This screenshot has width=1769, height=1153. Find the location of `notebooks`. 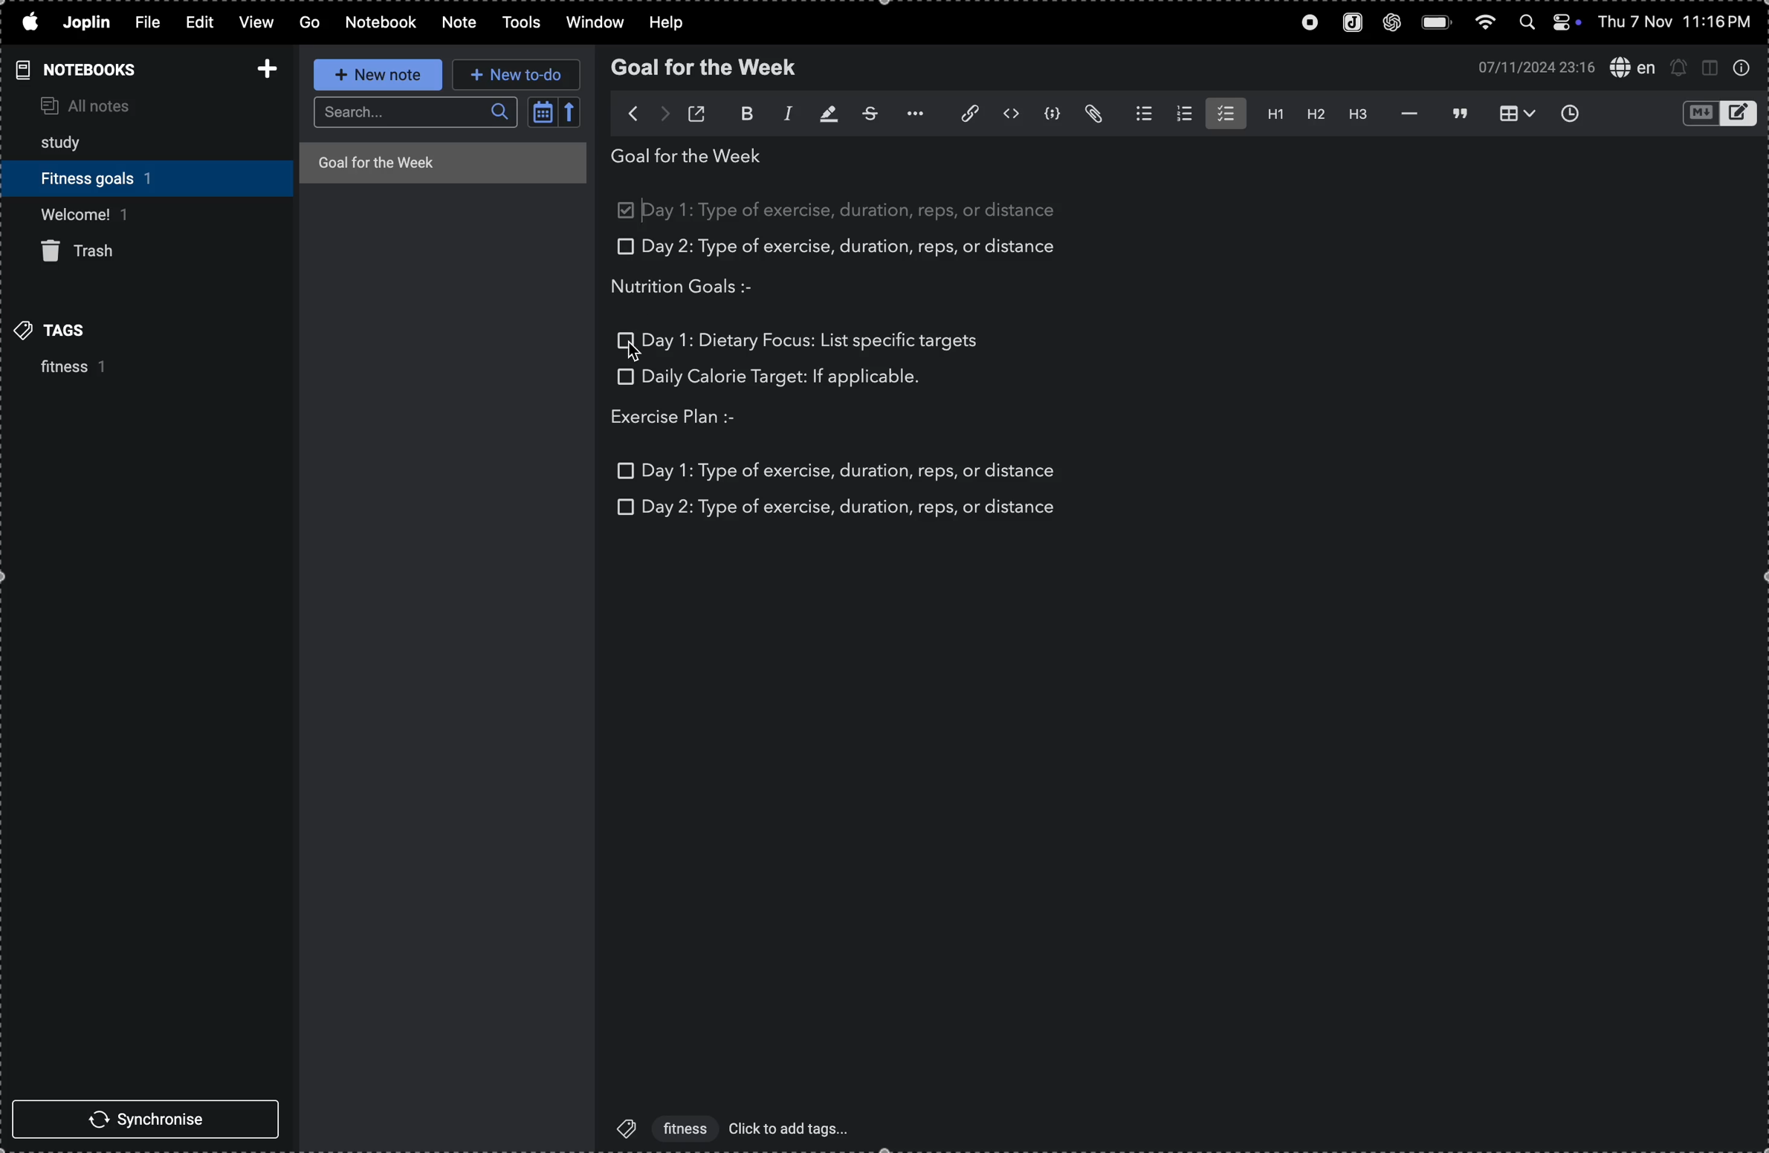

notebooks is located at coordinates (85, 69).